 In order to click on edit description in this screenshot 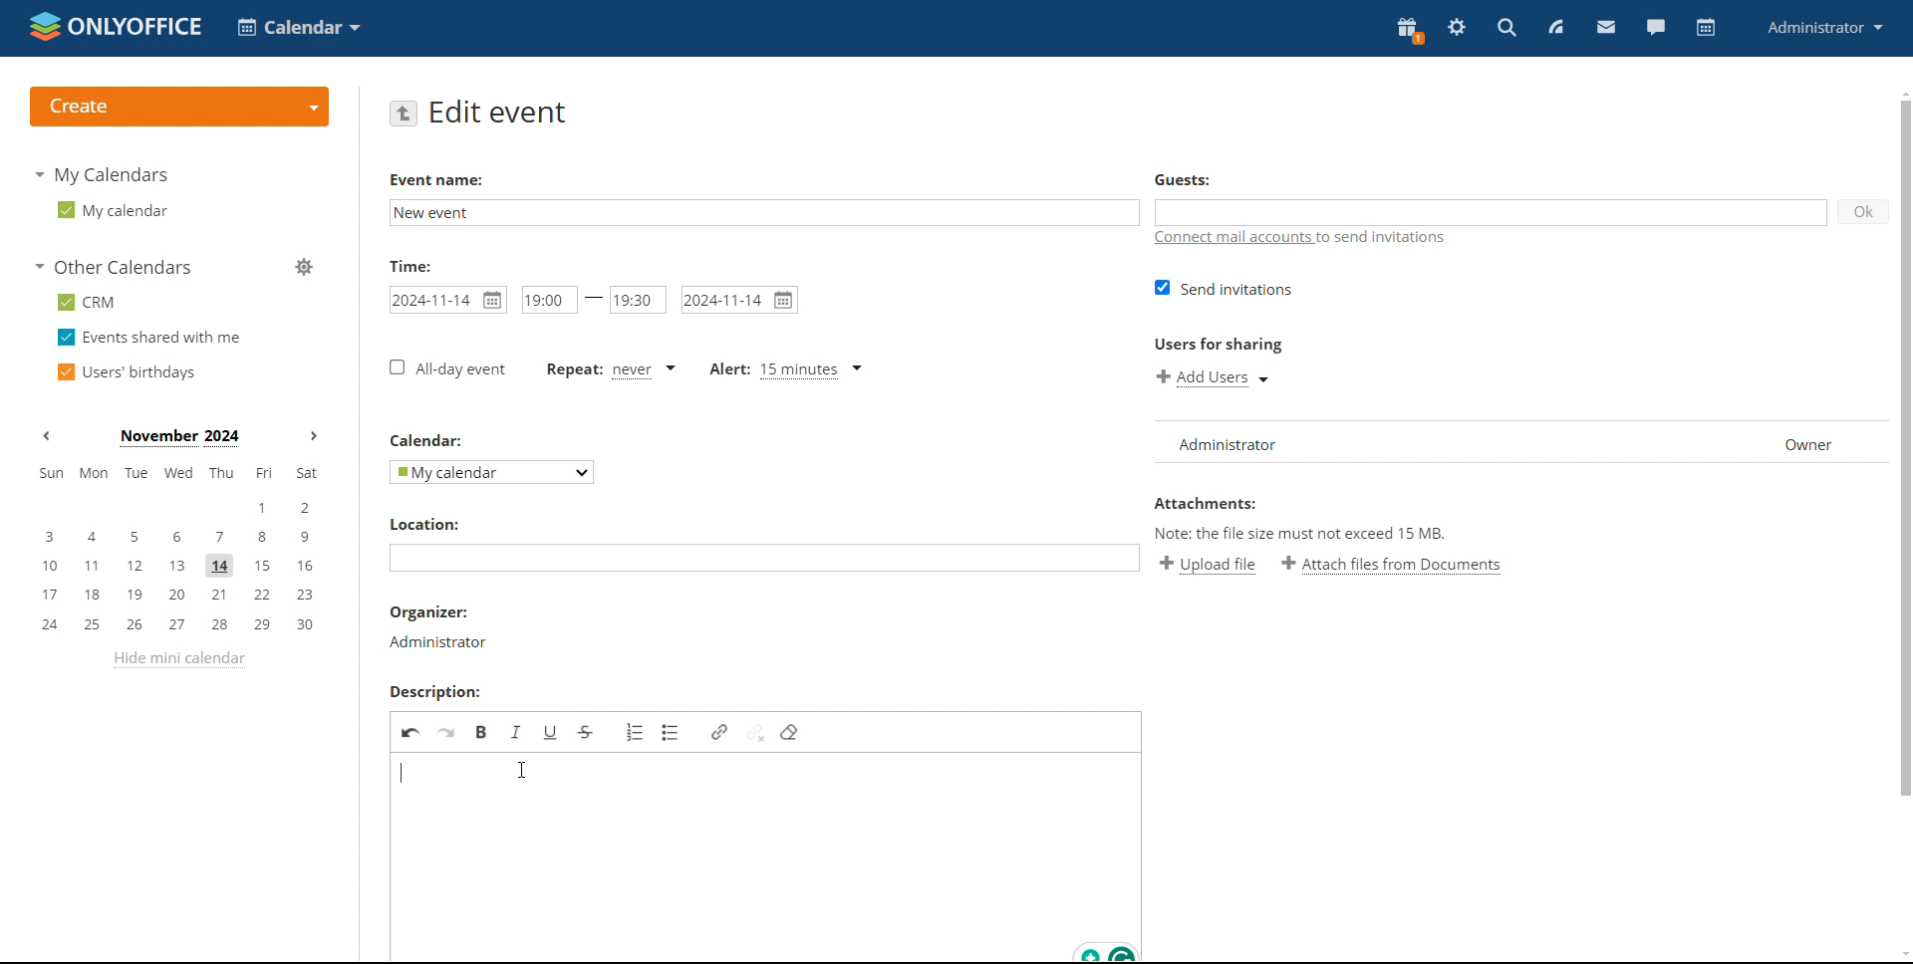, I will do `click(769, 855)`.